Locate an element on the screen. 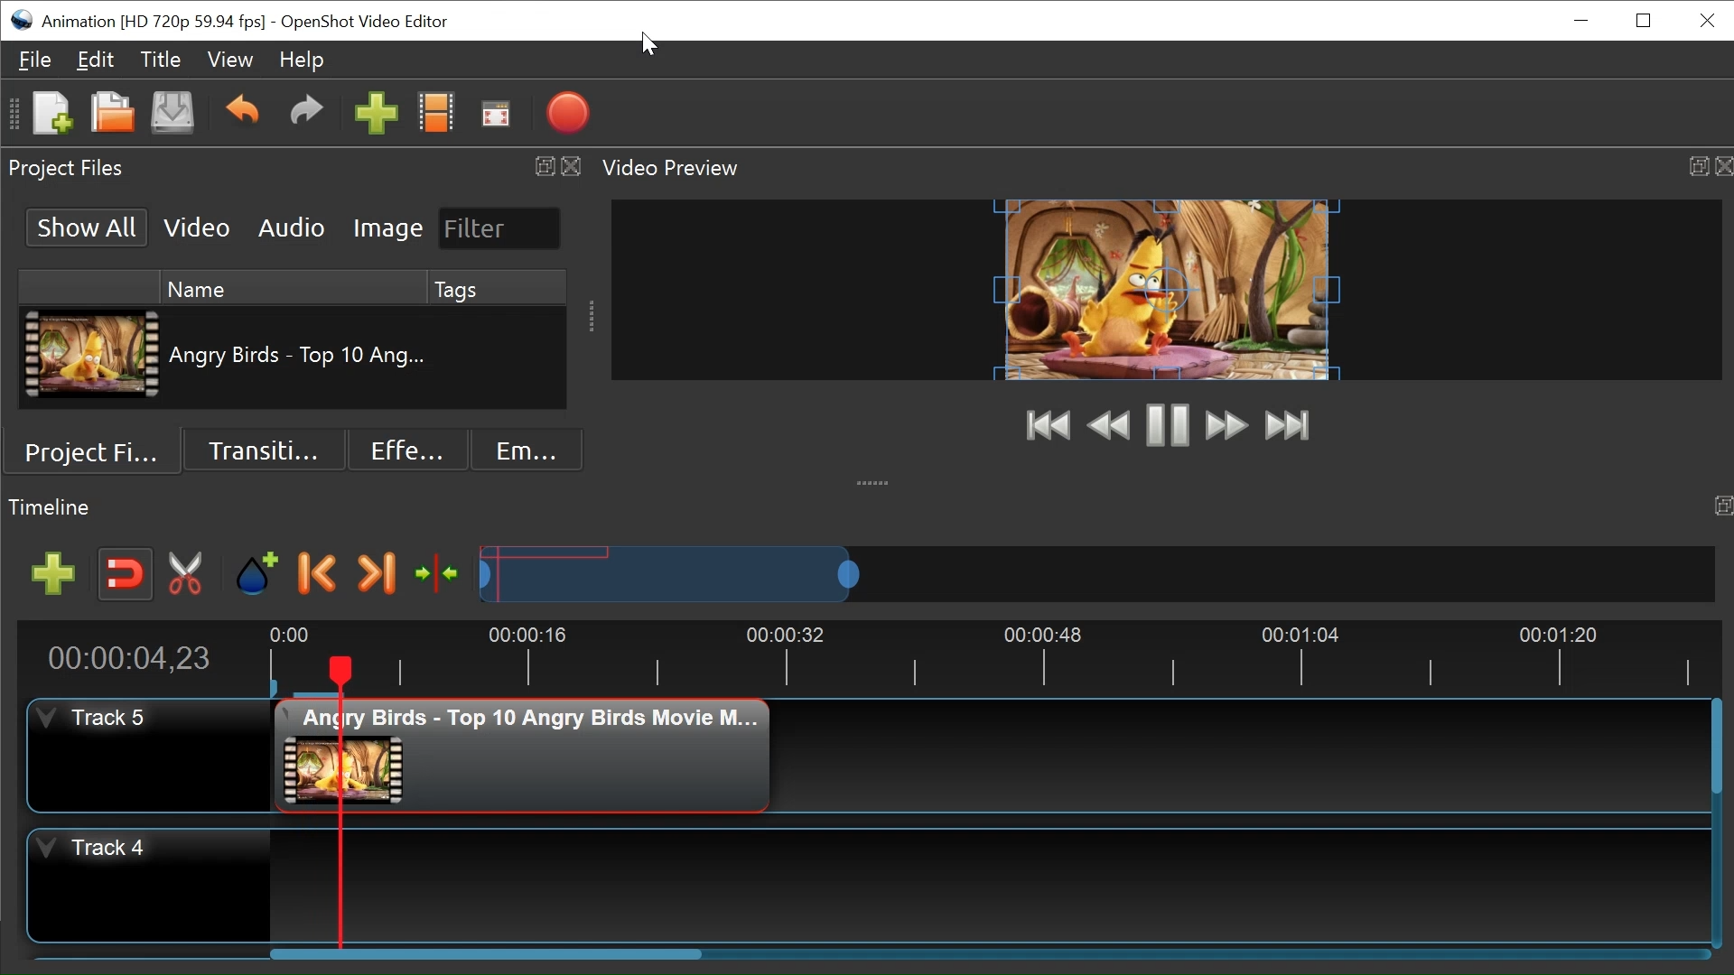 This screenshot has width=1734, height=975. Add Track is located at coordinates (52, 573).